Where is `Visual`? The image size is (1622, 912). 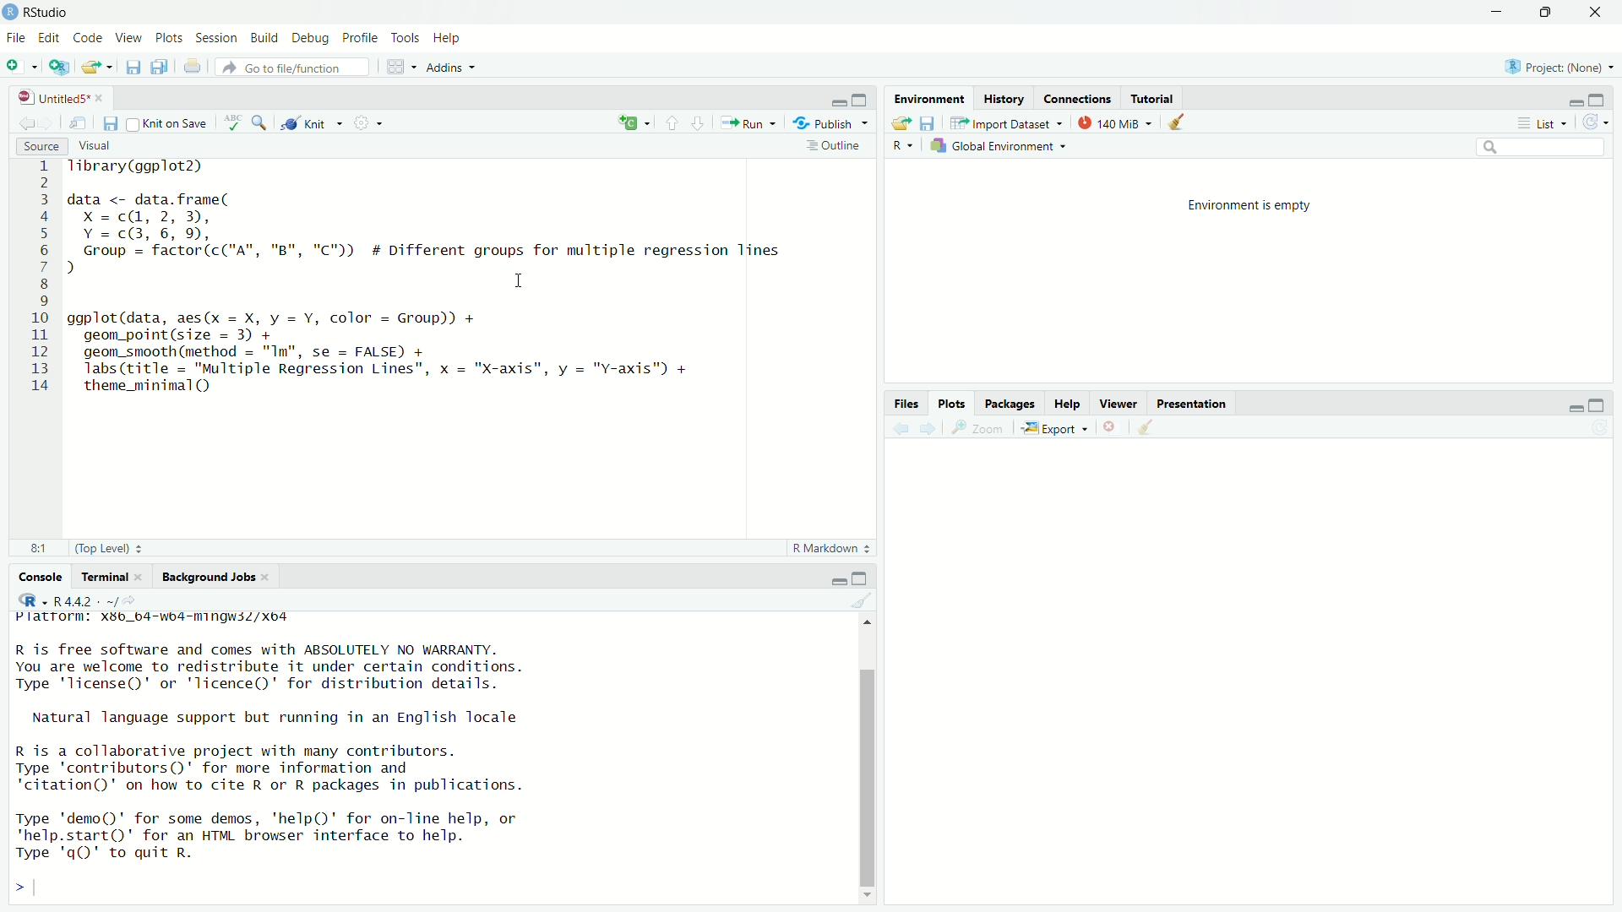
Visual is located at coordinates (106, 144).